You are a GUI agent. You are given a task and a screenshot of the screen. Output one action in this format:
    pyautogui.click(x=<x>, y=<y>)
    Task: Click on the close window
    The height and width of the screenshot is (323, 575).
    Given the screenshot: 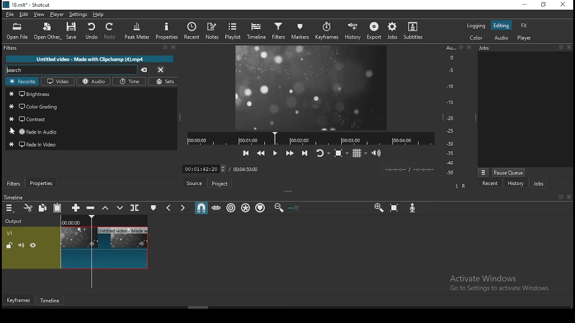 What is the action you would take?
    pyautogui.click(x=562, y=5)
    